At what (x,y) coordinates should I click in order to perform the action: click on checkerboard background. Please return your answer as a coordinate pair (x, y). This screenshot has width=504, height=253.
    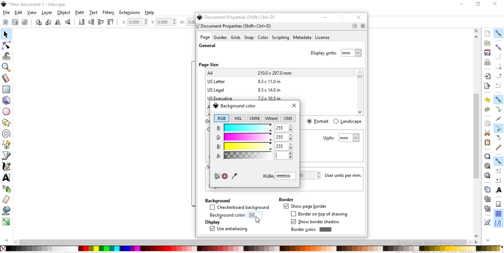
    Looking at the image, I should click on (240, 208).